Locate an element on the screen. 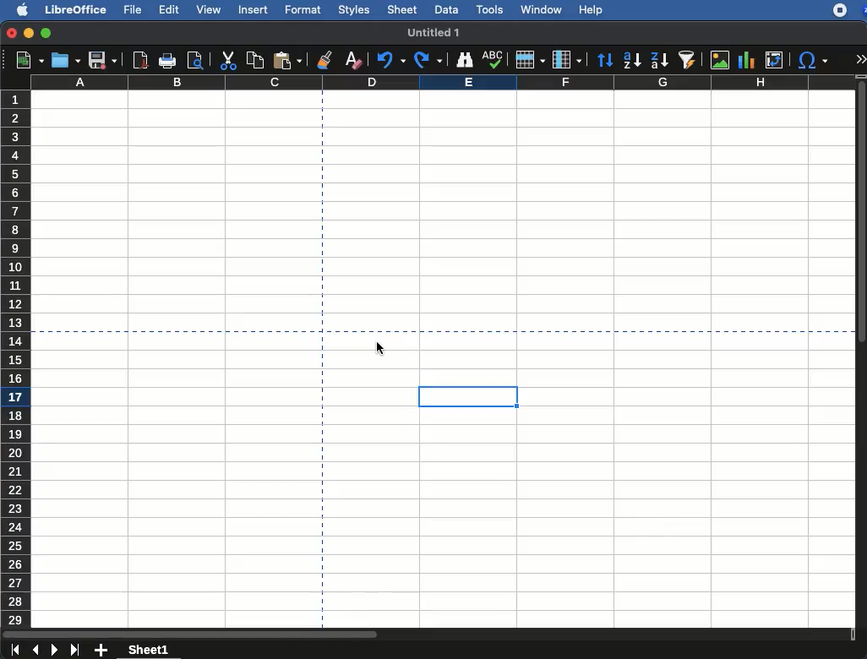 Image resolution: width=867 pixels, height=659 pixels. last sheet is located at coordinates (14, 651).